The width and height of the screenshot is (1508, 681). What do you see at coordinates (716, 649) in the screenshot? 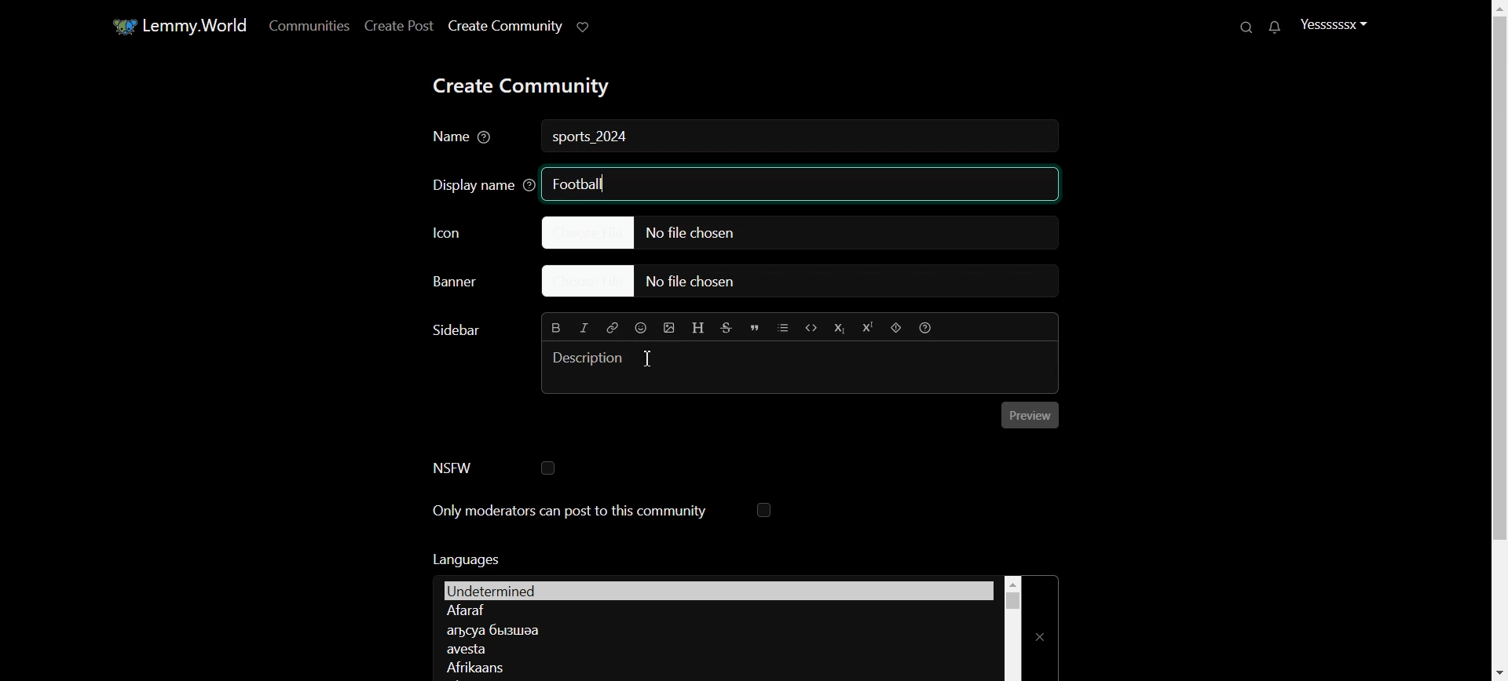
I see `Language` at bounding box center [716, 649].